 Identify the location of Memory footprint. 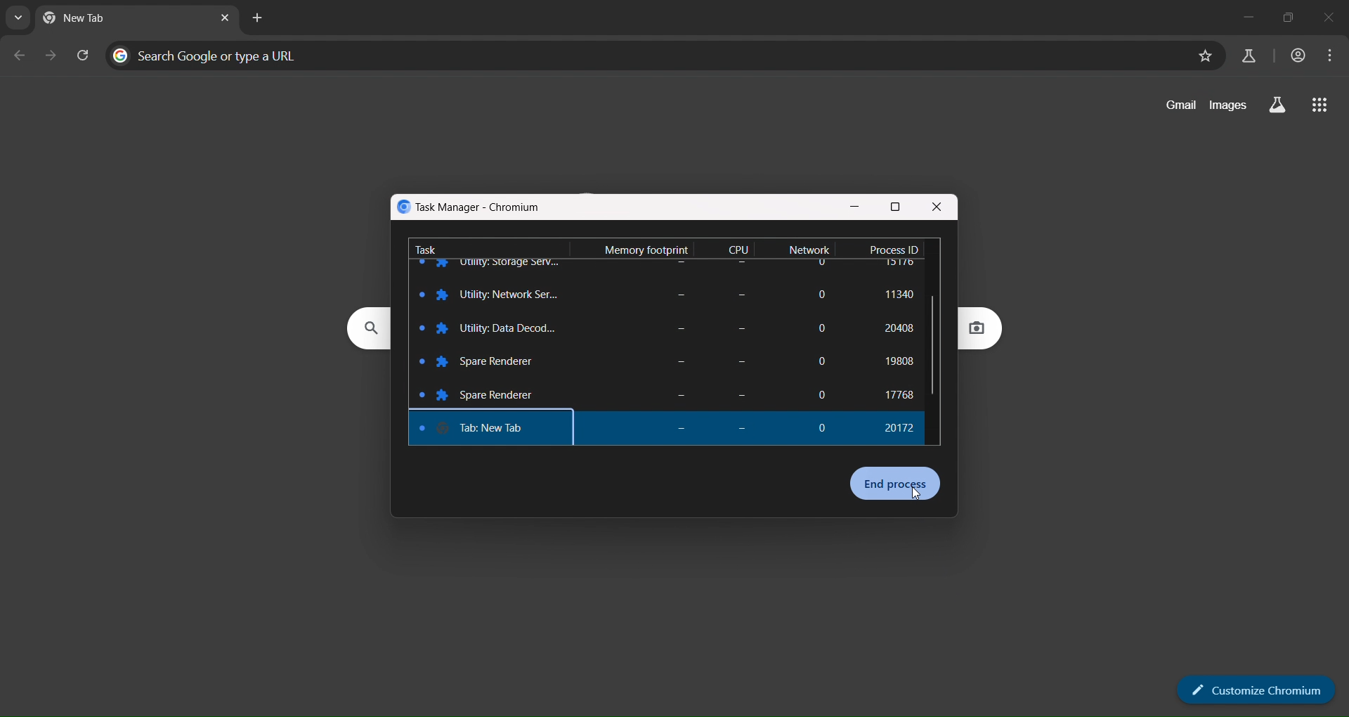
(641, 246).